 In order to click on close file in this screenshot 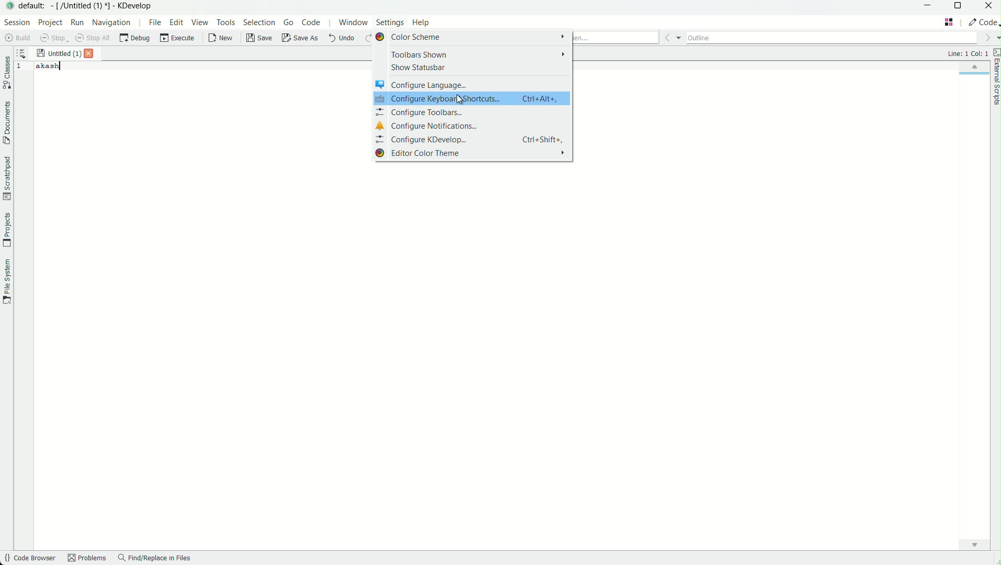, I will do `click(92, 53)`.